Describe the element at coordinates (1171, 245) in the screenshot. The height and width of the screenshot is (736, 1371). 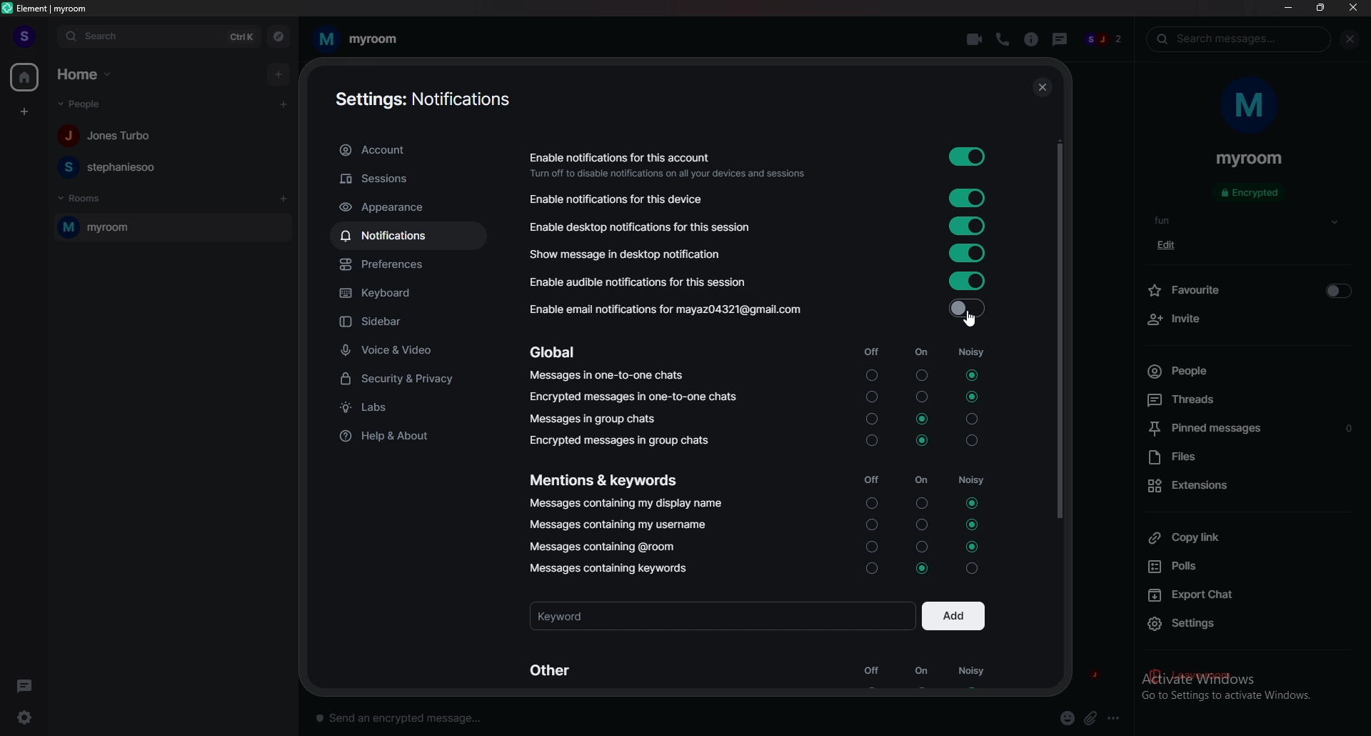
I see `edit` at that location.